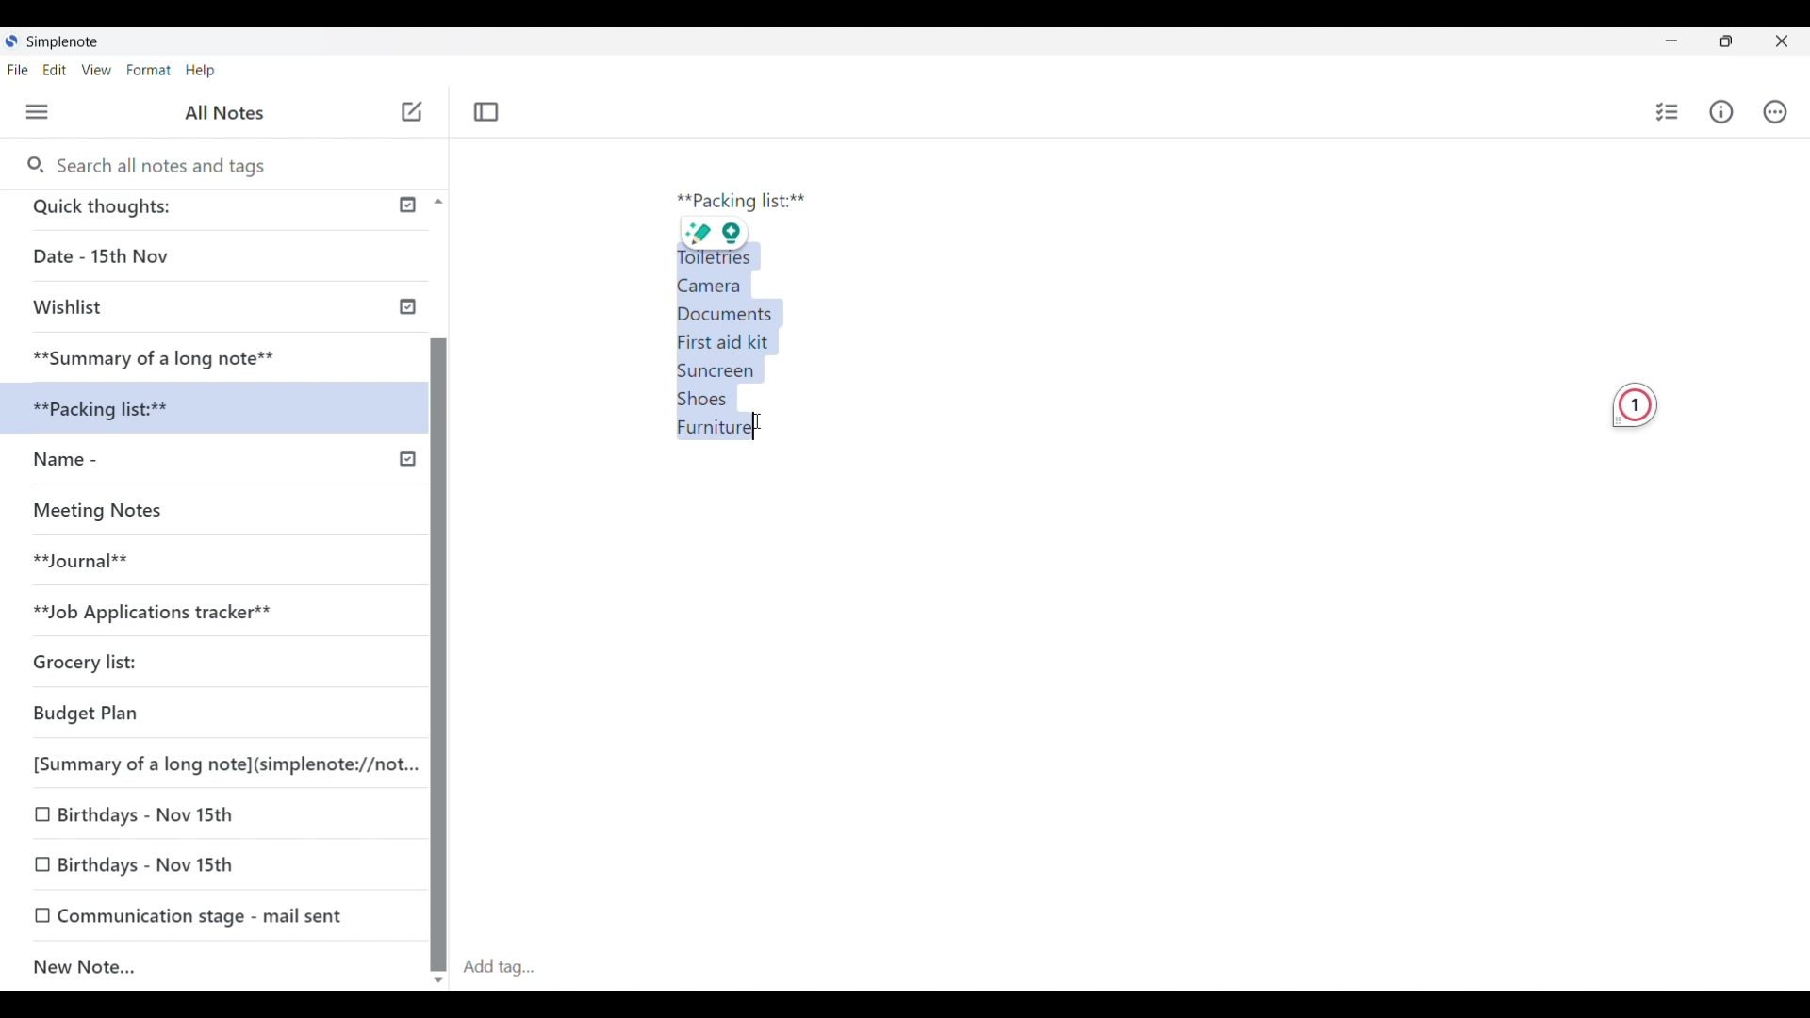 The height and width of the screenshot is (1018, 1810). I want to click on Menu, so click(38, 112).